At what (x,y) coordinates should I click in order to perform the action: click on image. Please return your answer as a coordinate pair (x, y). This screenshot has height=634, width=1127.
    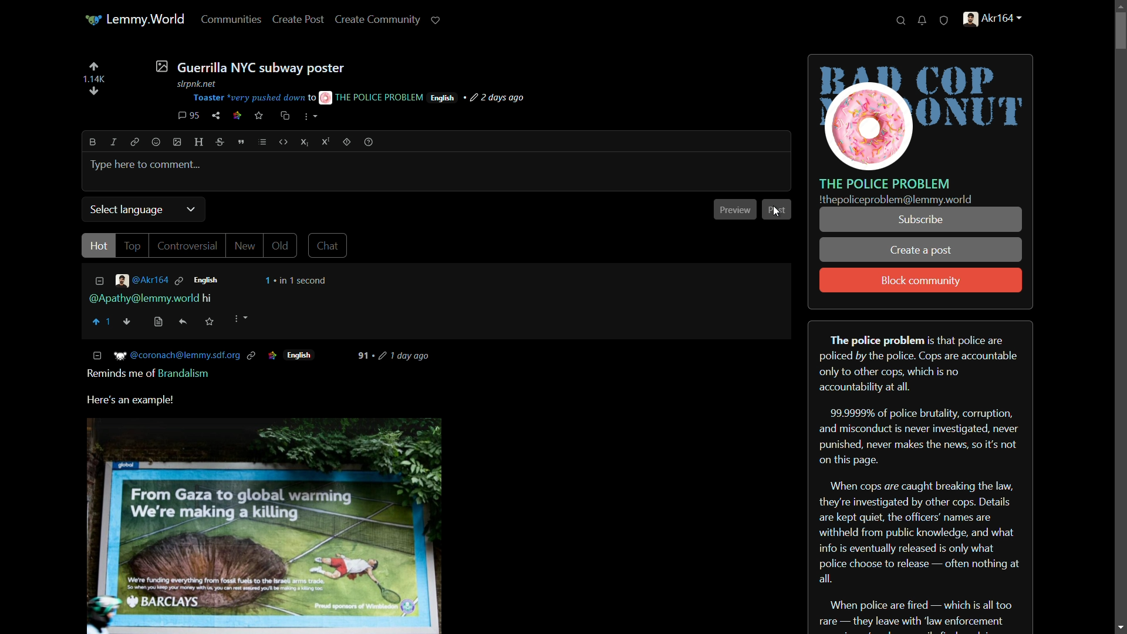
    Looking at the image, I should click on (178, 142).